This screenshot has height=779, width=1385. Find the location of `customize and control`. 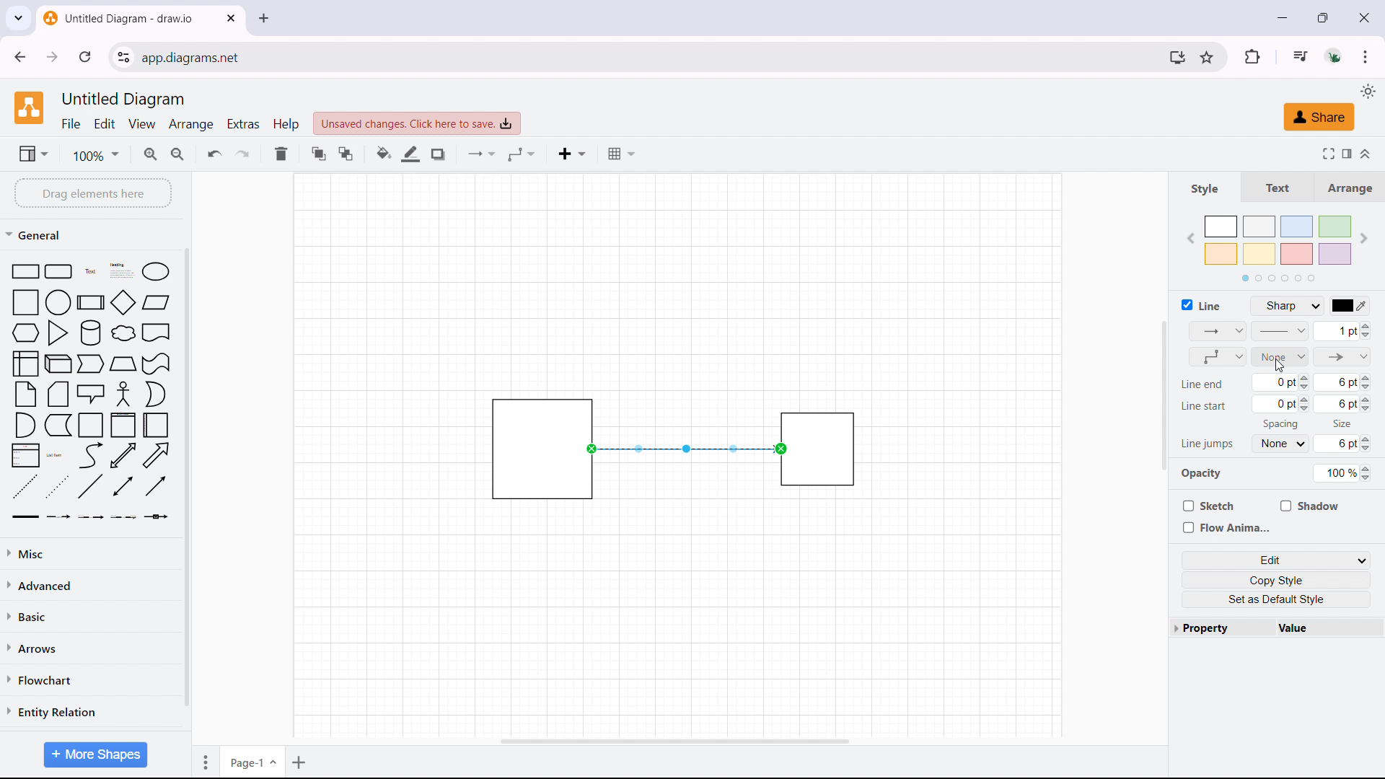

customize and control is located at coordinates (1366, 56).